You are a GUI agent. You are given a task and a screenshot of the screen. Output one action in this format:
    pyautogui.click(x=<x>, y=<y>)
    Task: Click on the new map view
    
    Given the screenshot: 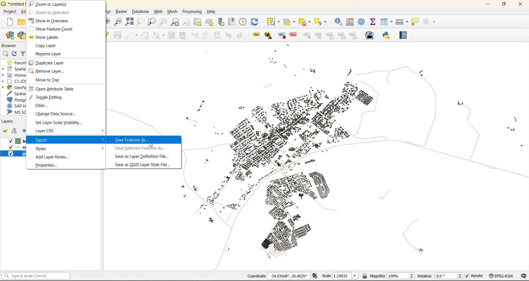 What is the action you would take?
    pyautogui.click(x=198, y=22)
    